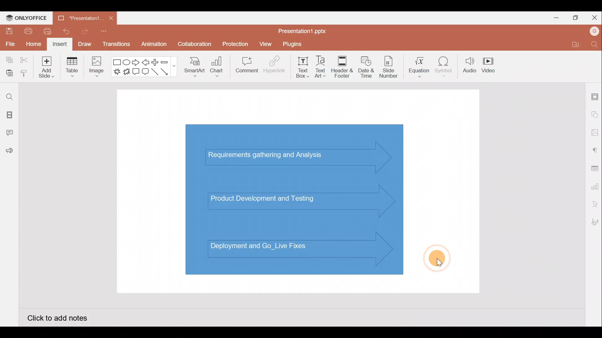  I want to click on Feedback and Support, so click(9, 152).